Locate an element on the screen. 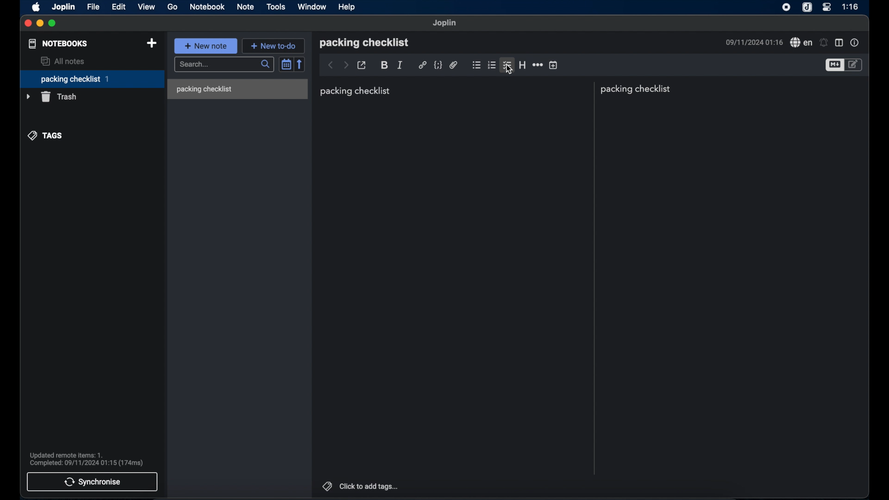  trash is located at coordinates (52, 97).